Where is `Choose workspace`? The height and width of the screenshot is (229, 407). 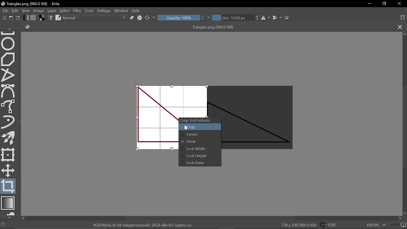
Choose workspace is located at coordinates (403, 18).